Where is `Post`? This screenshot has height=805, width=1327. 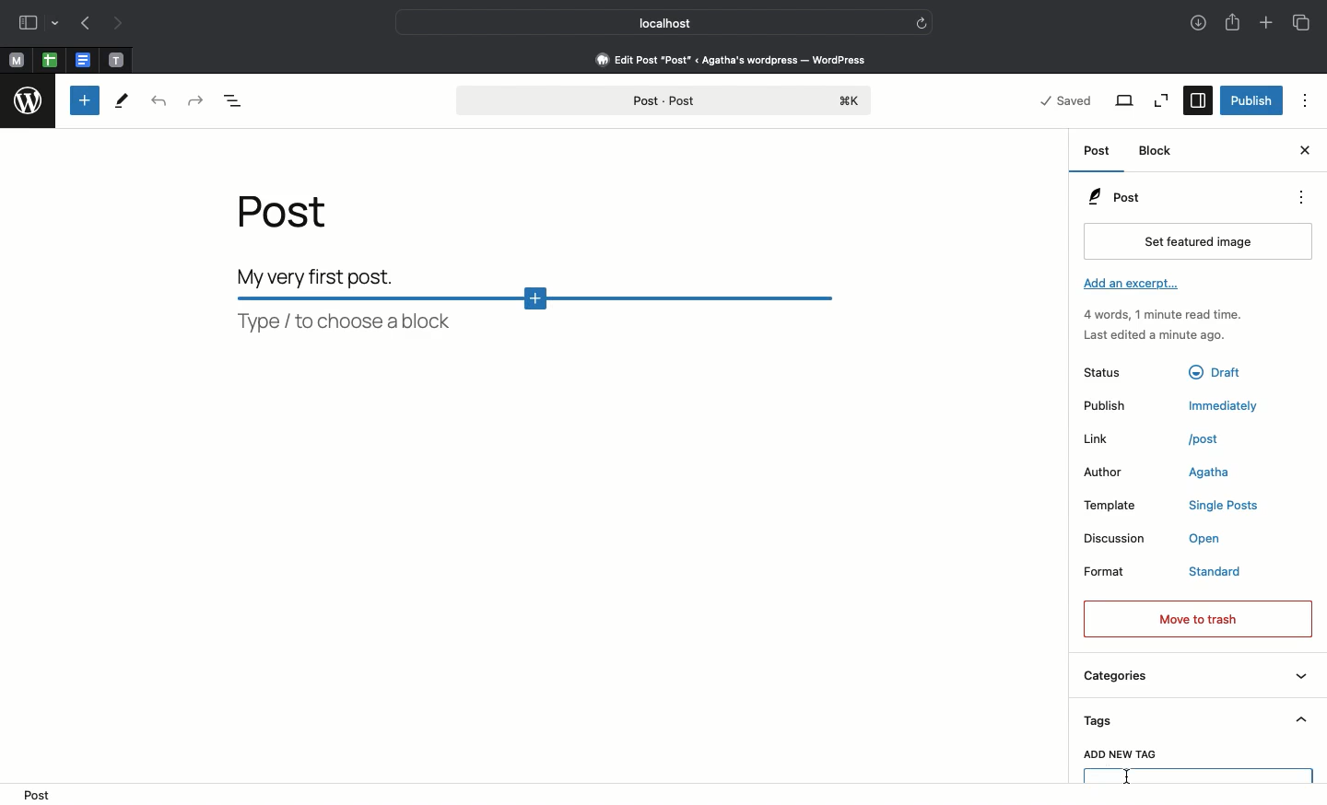
Post is located at coordinates (295, 217).